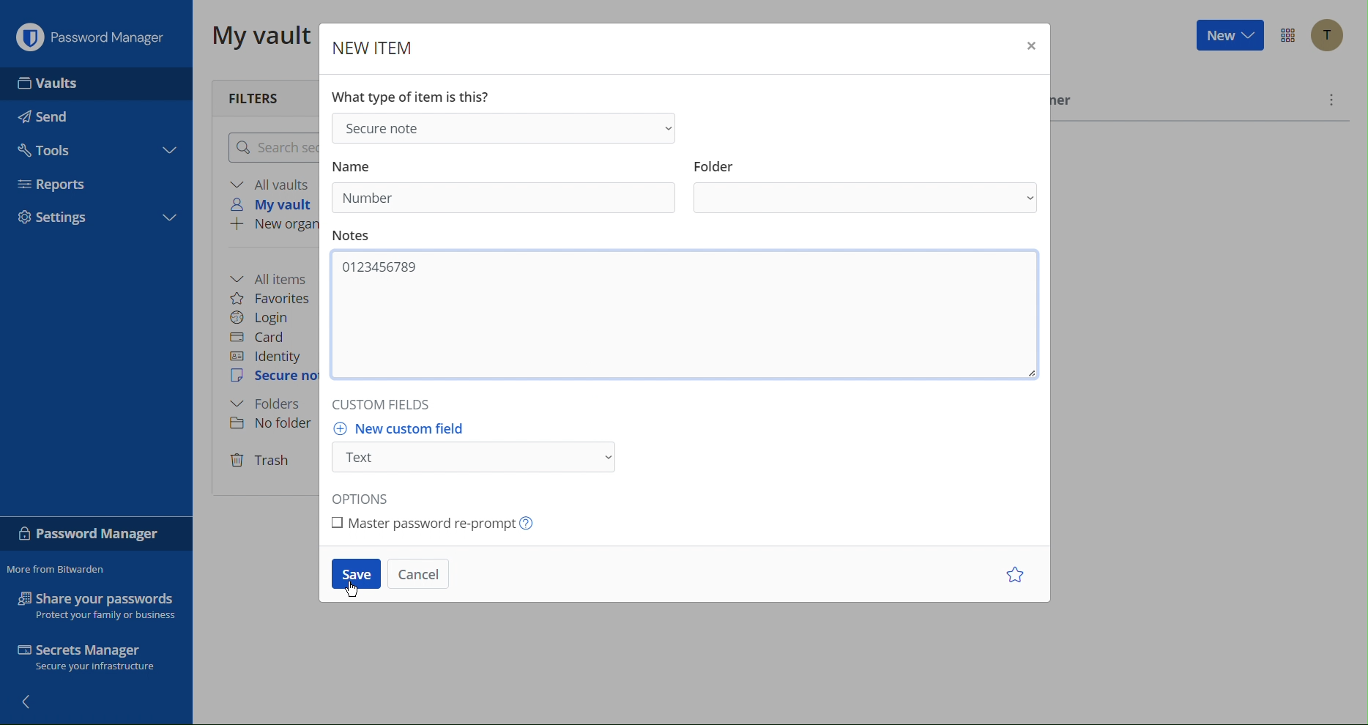  What do you see at coordinates (50, 149) in the screenshot?
I see `Tools` at bounding box center [50, 149].